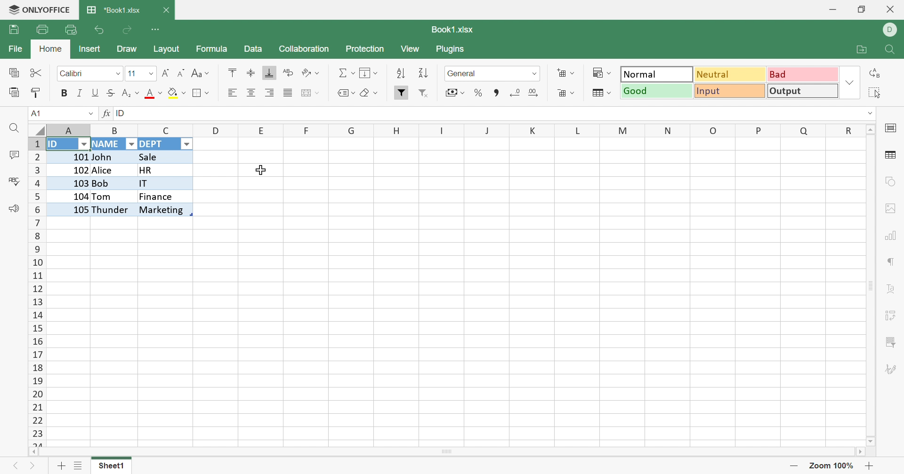 This screenshot has height=474, width=904. What do you see at coordinates (38, 73) in the screenshot?
I see `Cut` at bounding box center [38, 73].